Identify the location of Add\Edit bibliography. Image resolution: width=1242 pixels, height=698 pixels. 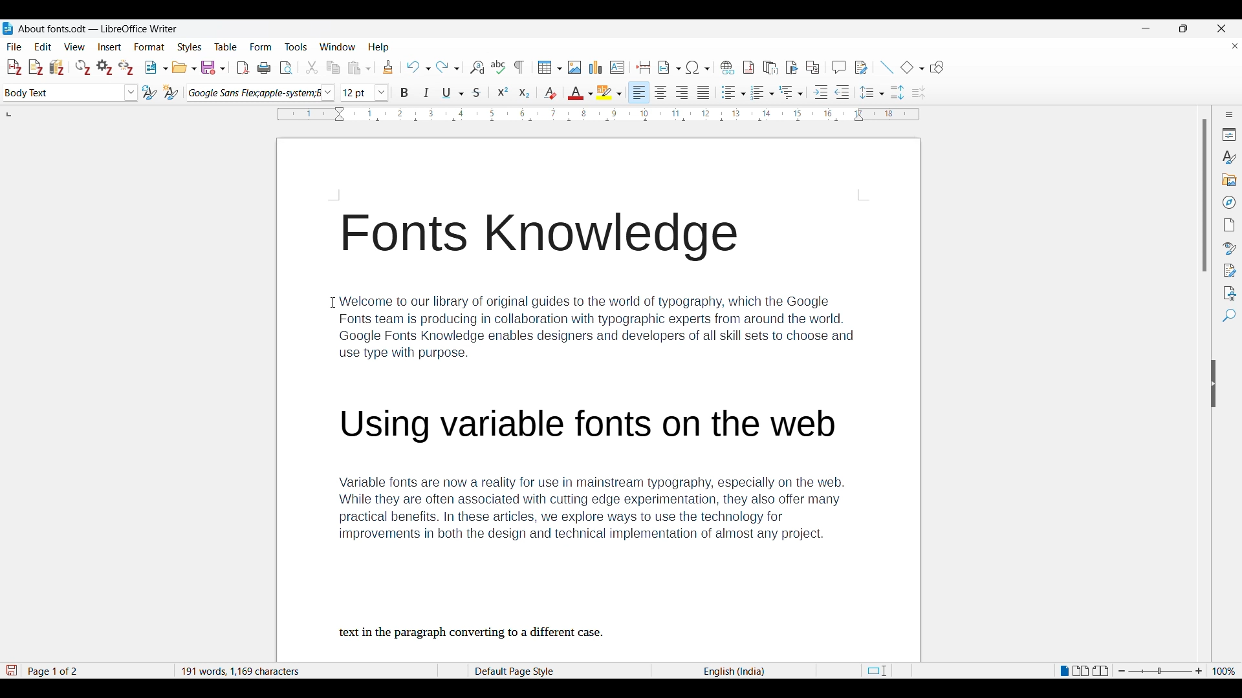
(57, 67).